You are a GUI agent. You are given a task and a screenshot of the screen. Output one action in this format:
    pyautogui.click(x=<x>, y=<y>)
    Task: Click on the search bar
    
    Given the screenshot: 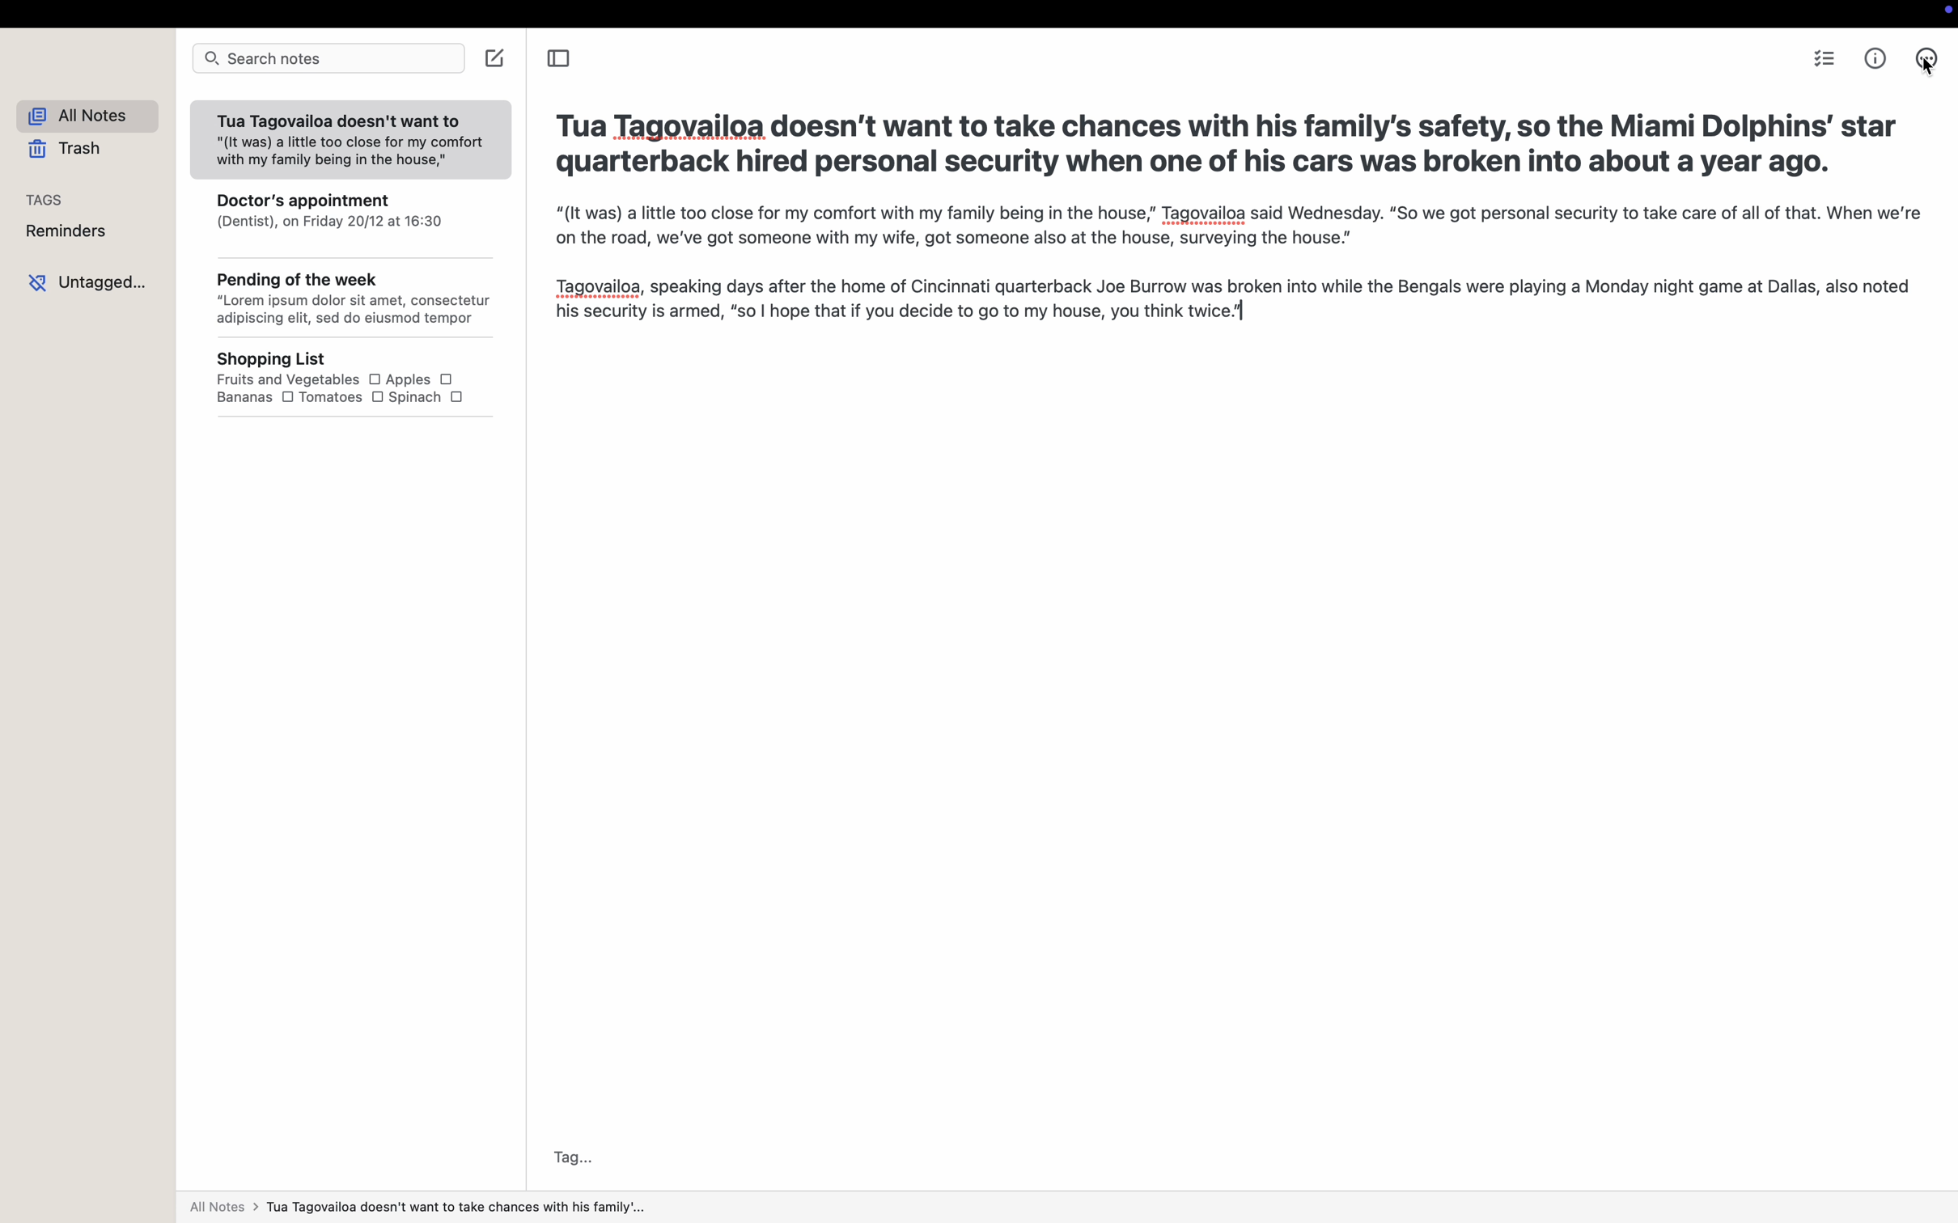 What is the action you would take?
    pyautogui.click(x=328, y=59)
    